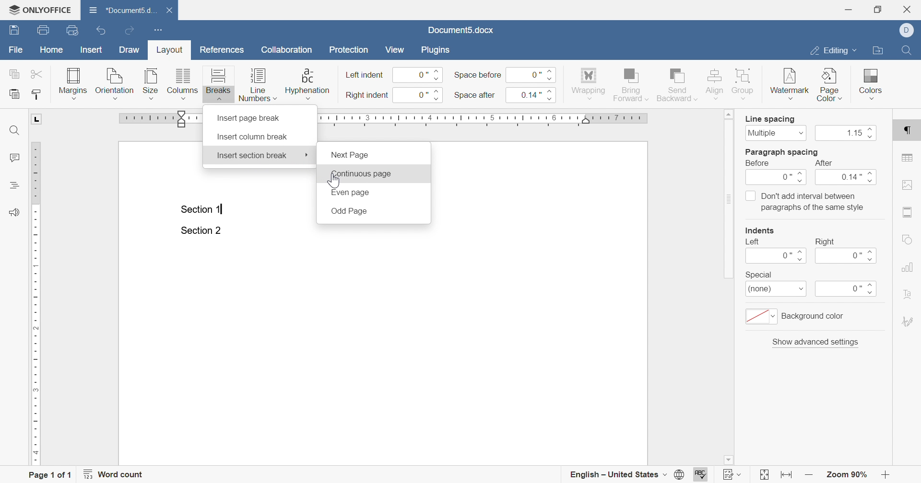  I want to click on quick print, so click(74, 30).